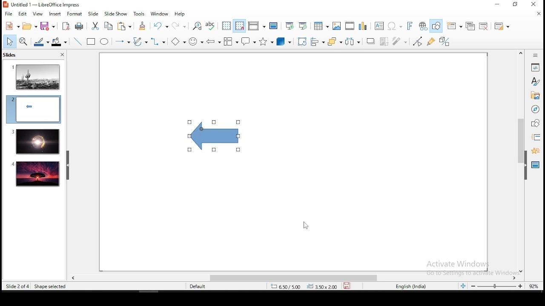  Describe the element at coordinates (36, 174) in the screenshot. I see `slide` at that location.